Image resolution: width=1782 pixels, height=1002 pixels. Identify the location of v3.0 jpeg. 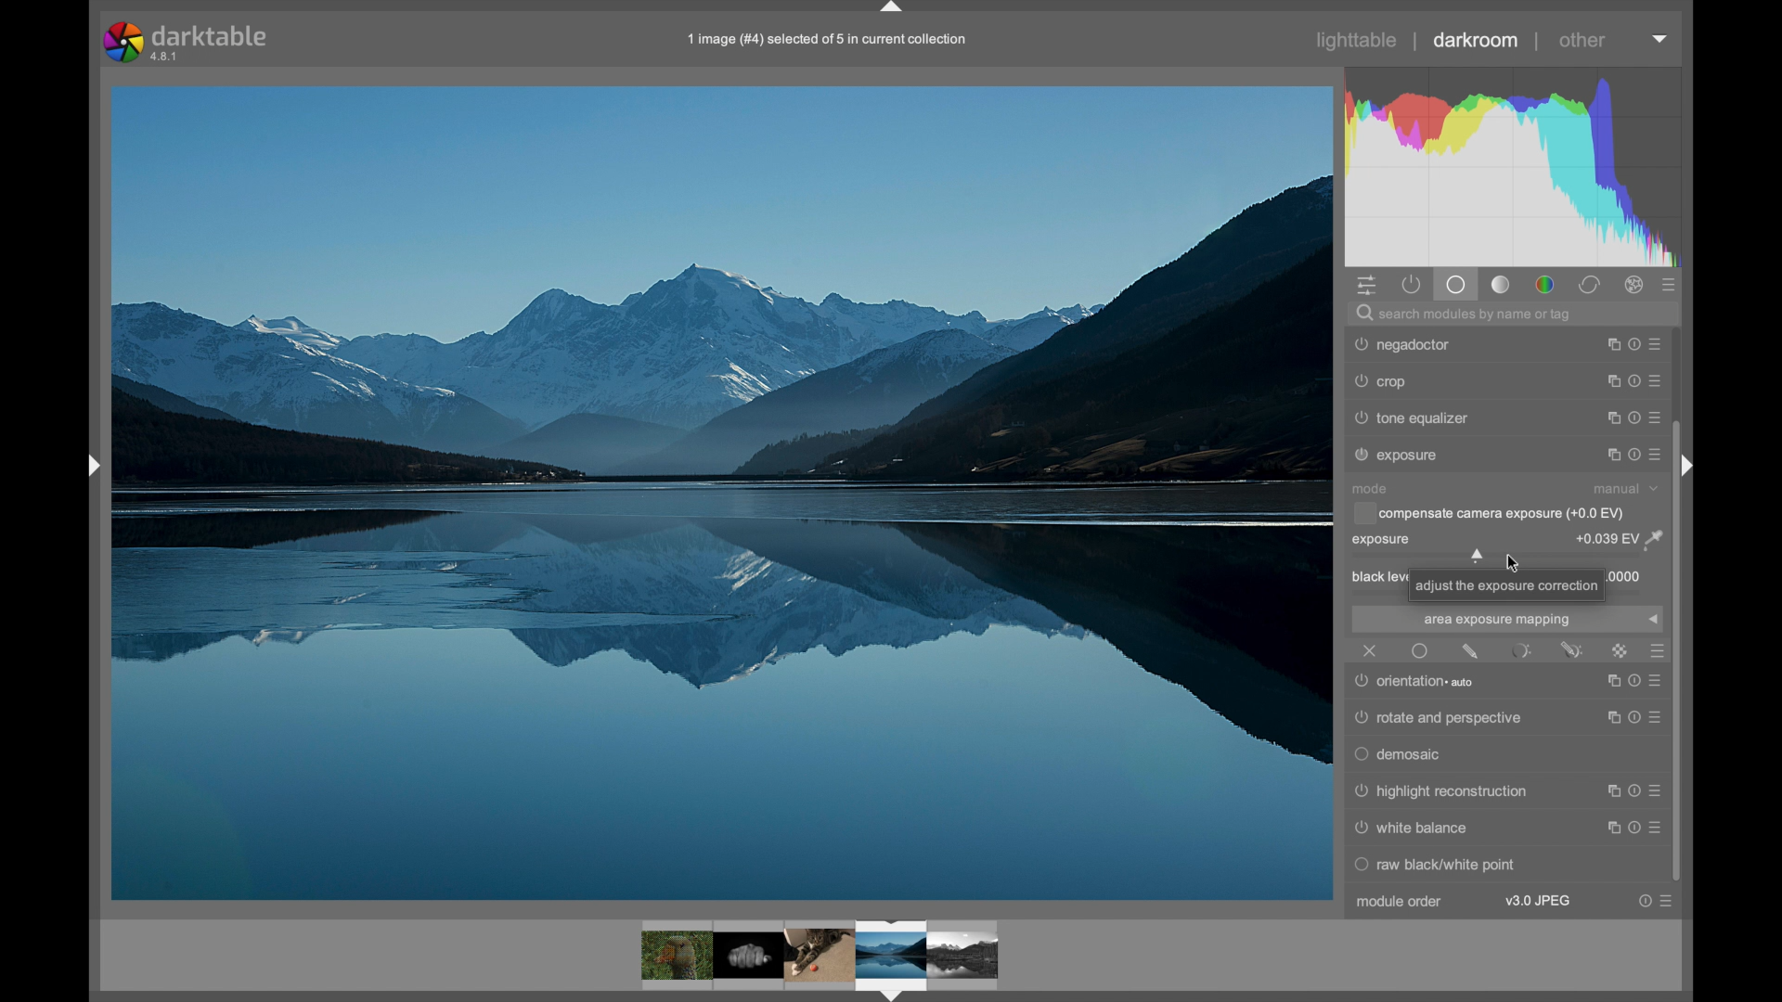
(1540, 901).